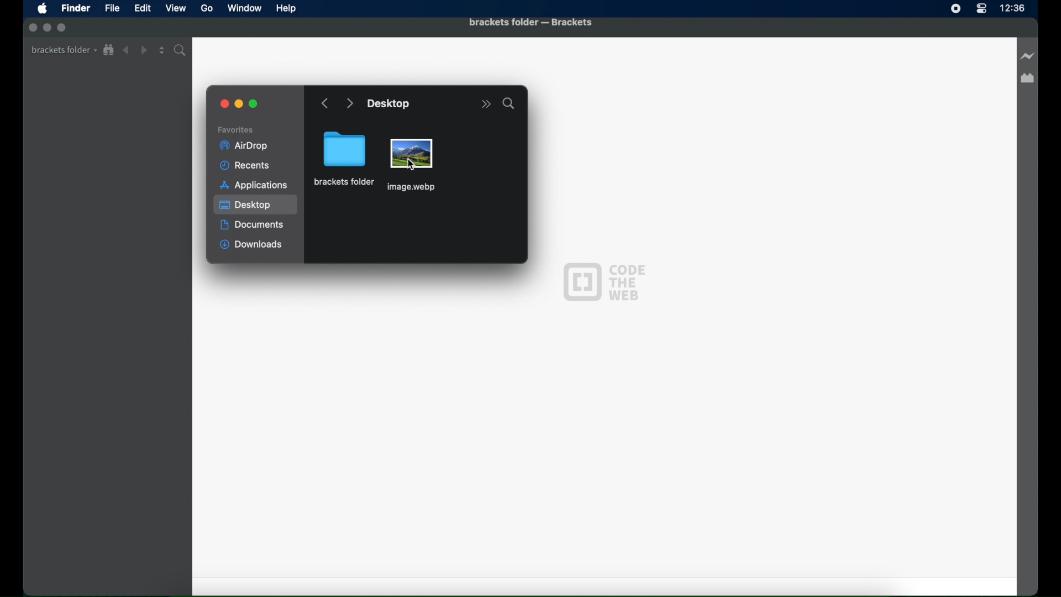 The width and height of the screenshot is (1061, 597). Describe the element at coordinates (256, 205) in the screenshot. I see `desktop` at that location.